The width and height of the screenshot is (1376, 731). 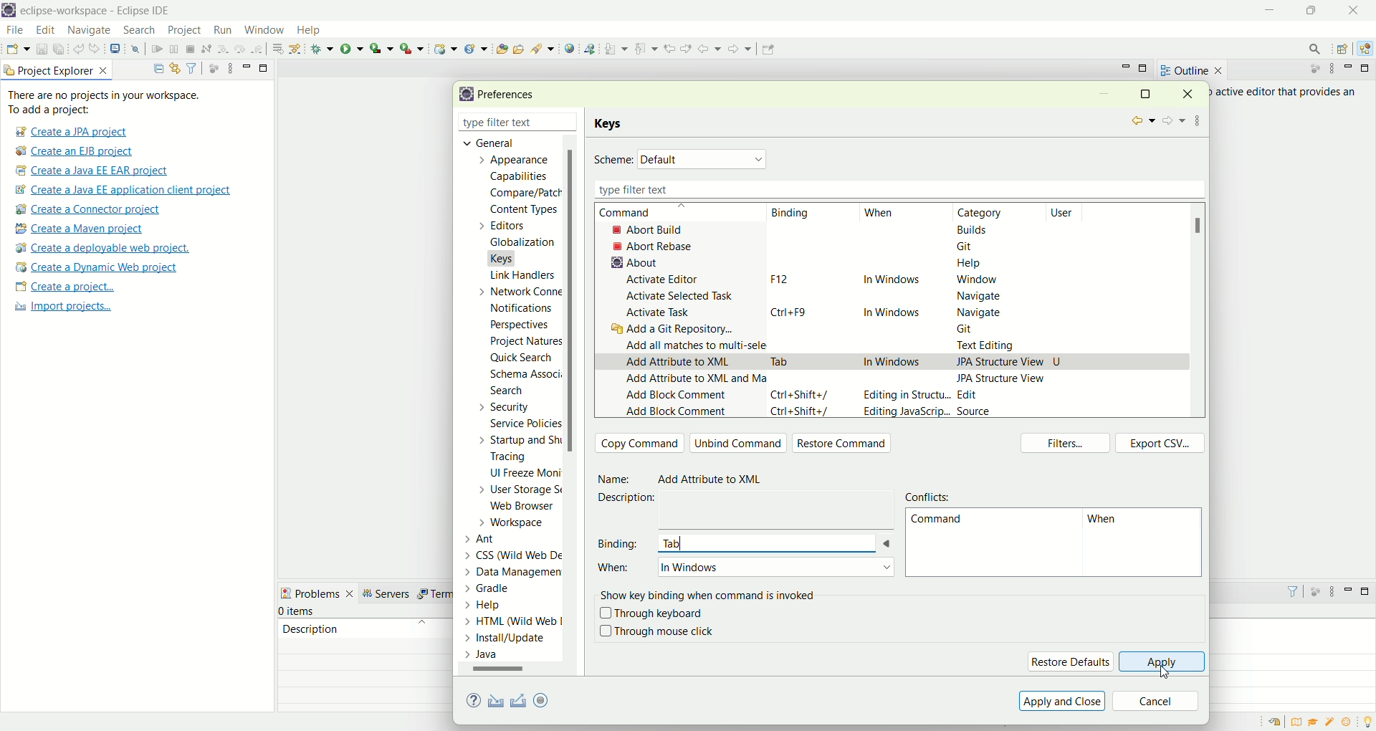 I want to click on add a Git repository, so click(x=677, y=330).